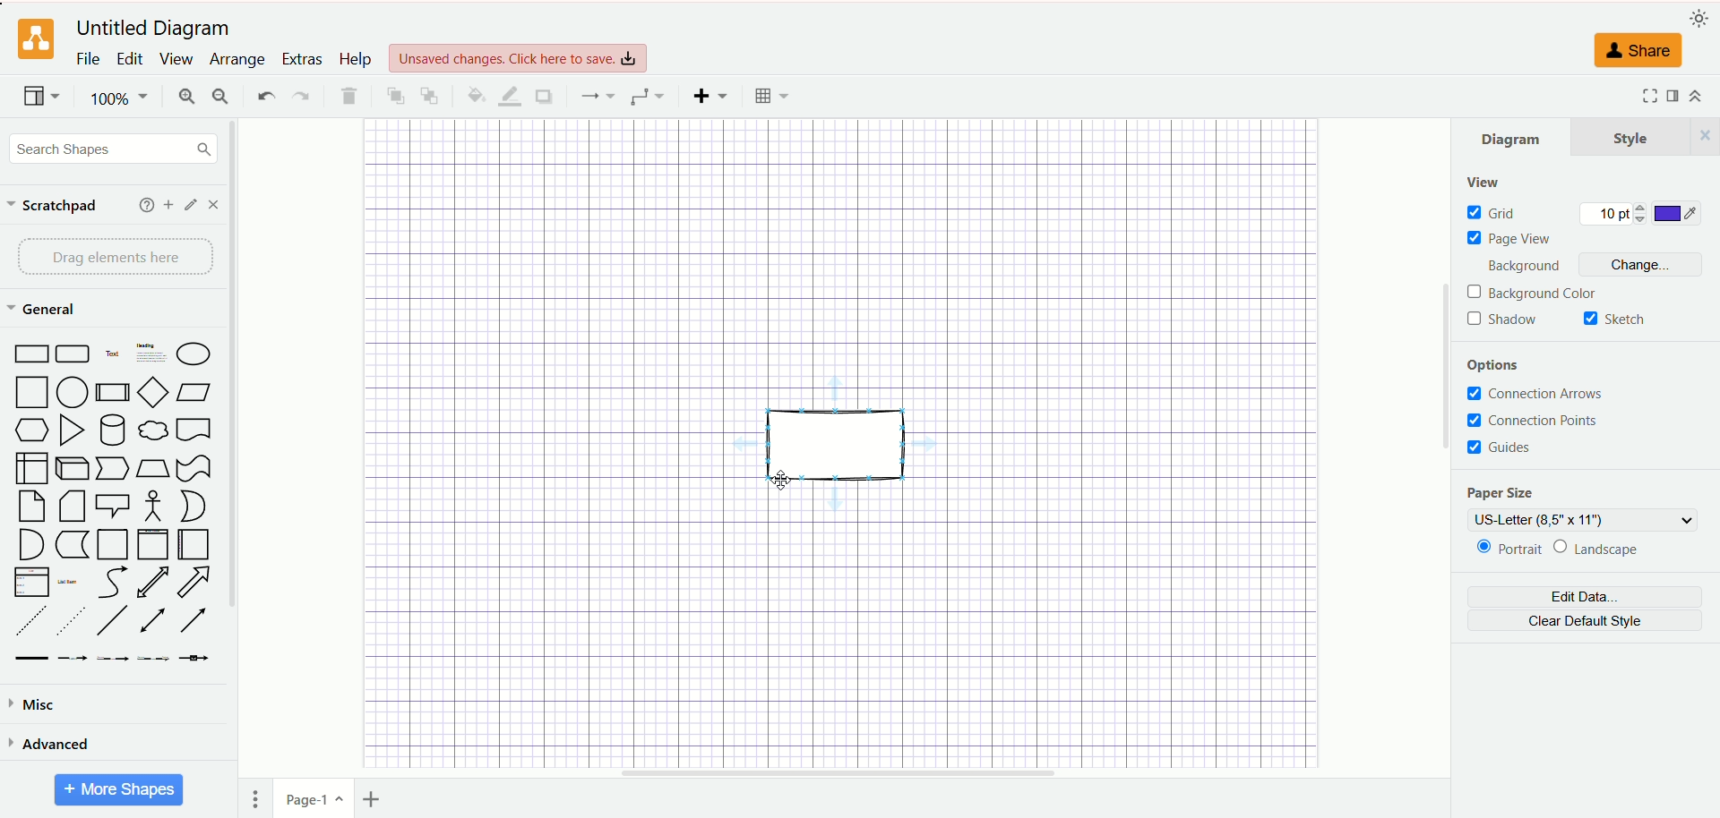  Describe the element at coordinates (1484, 182) in the screenshot. I see `view` at that location.